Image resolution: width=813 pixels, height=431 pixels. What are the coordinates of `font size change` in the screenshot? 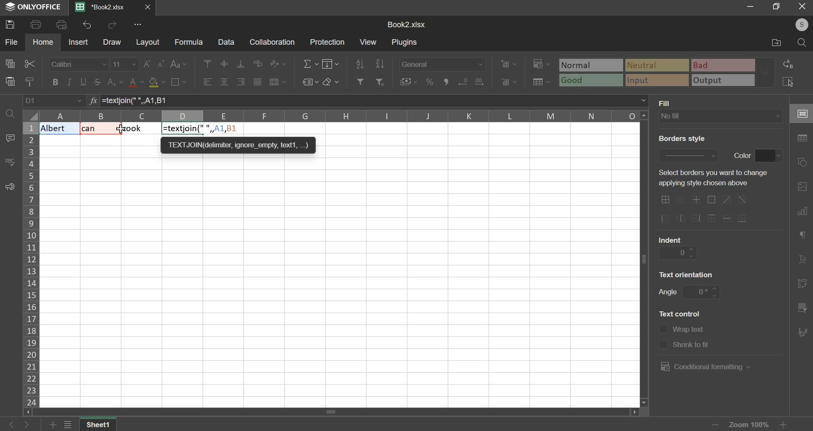 It's located at (155, 64).